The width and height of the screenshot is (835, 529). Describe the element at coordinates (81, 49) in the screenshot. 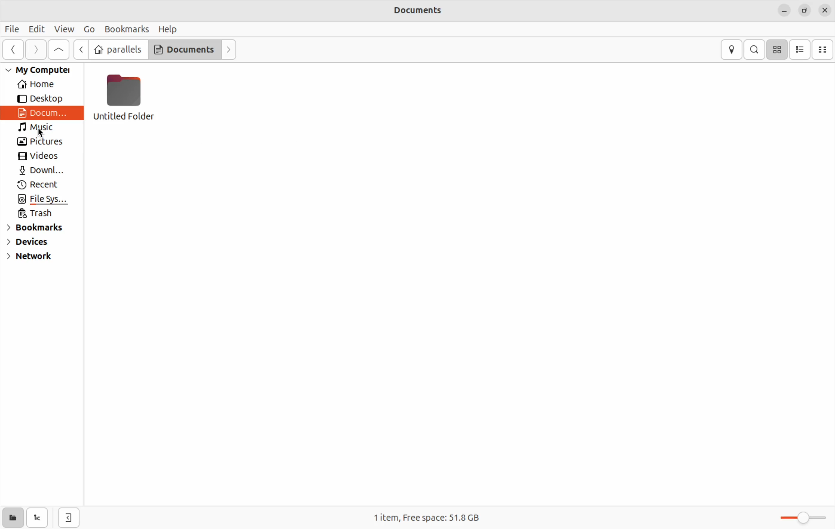

I see `back` at that location.